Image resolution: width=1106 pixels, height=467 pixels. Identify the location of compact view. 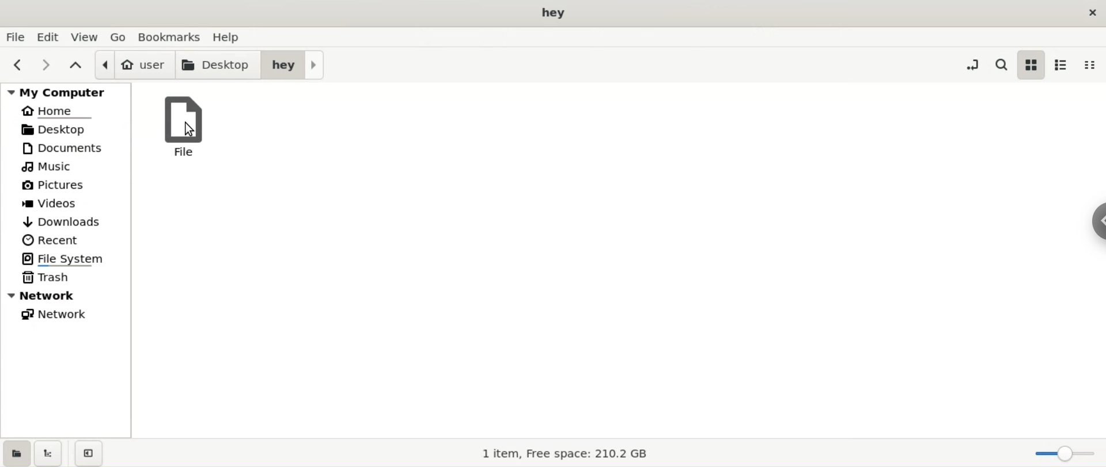
(1093, 65).